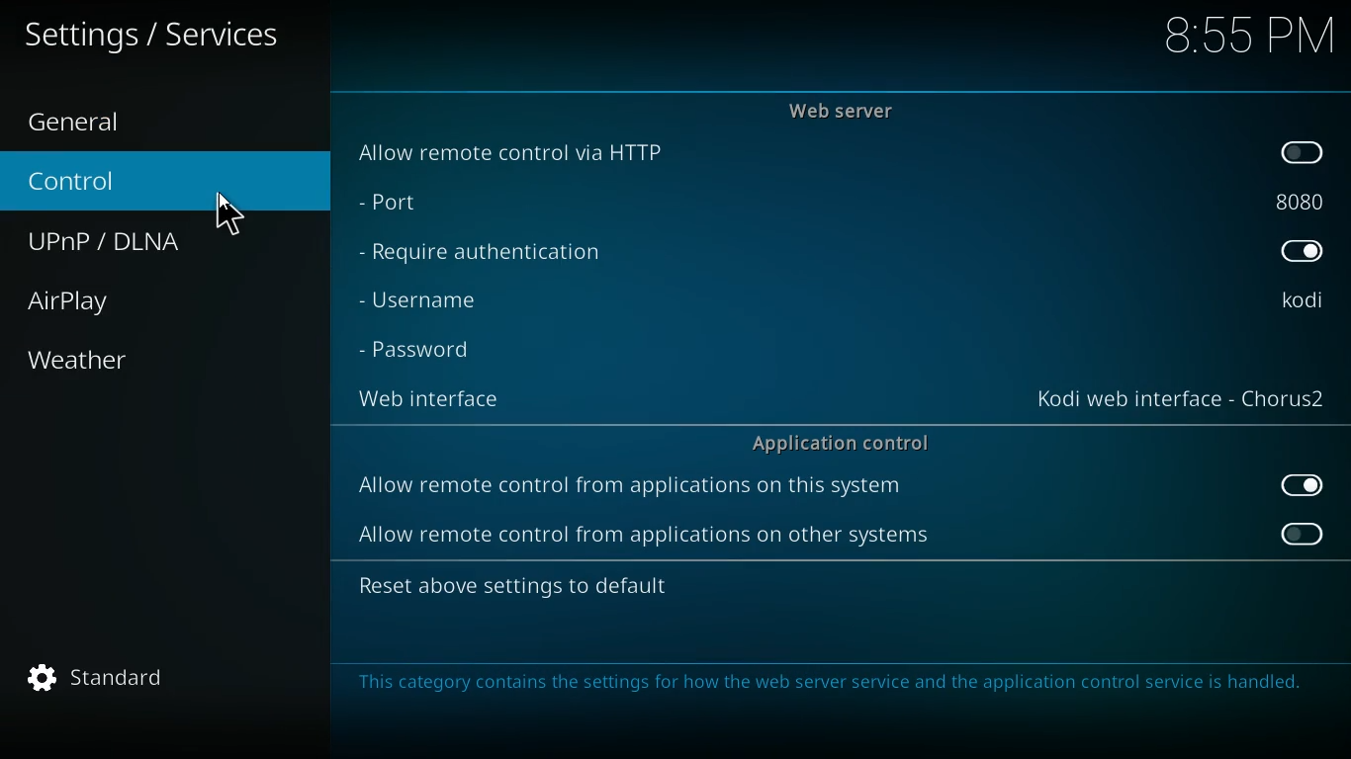 This screenshot has height=759, width=1351. What do you see at coordinates (632, 488) in the screenshot?
I see `allow remote control` at bounding box center [632, 488].